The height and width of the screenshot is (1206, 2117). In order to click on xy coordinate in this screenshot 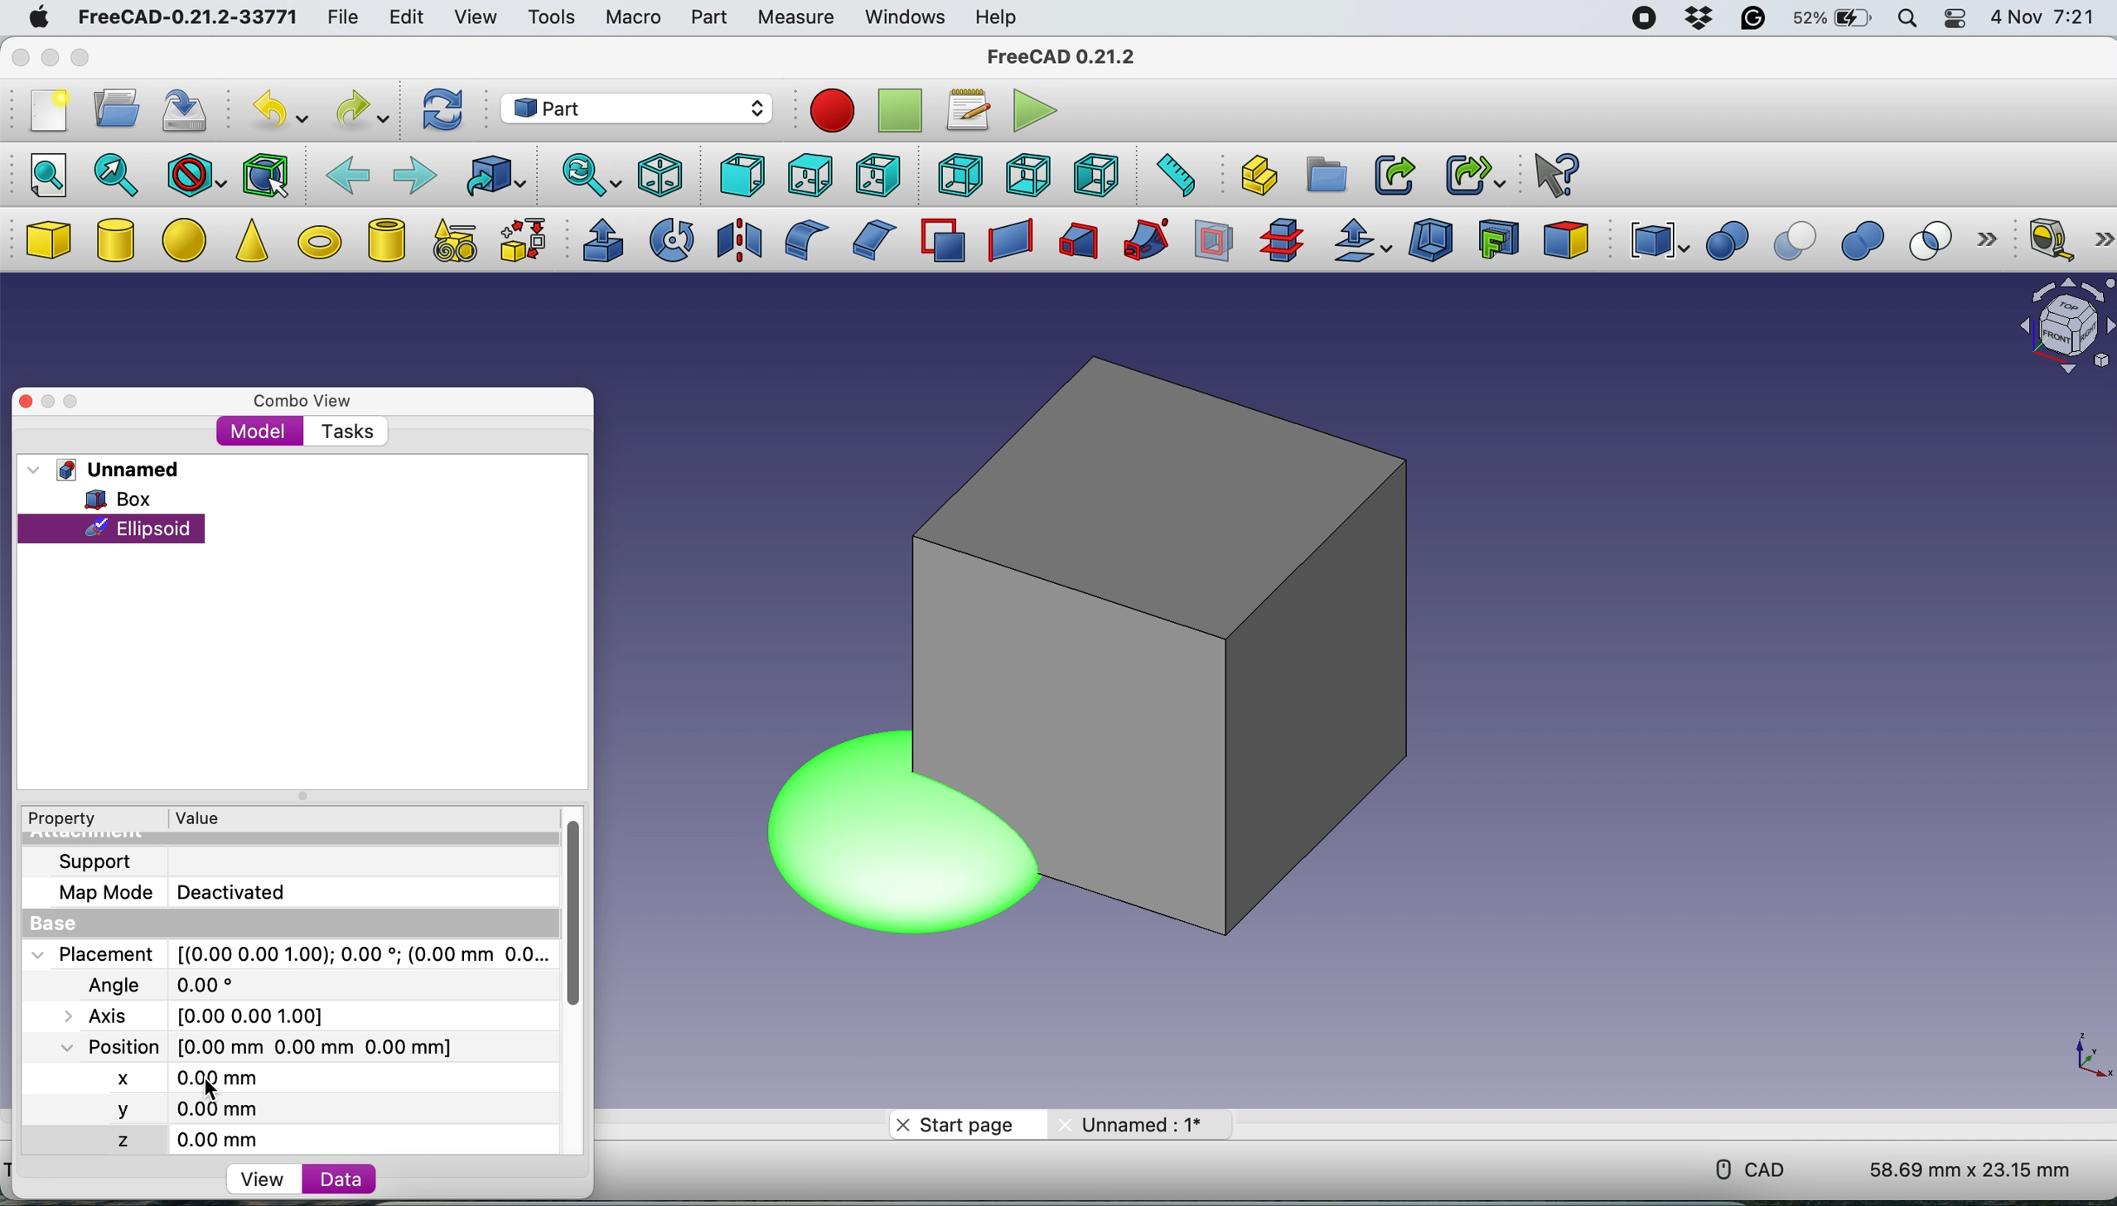, I will do `click(2081, 1062)`.